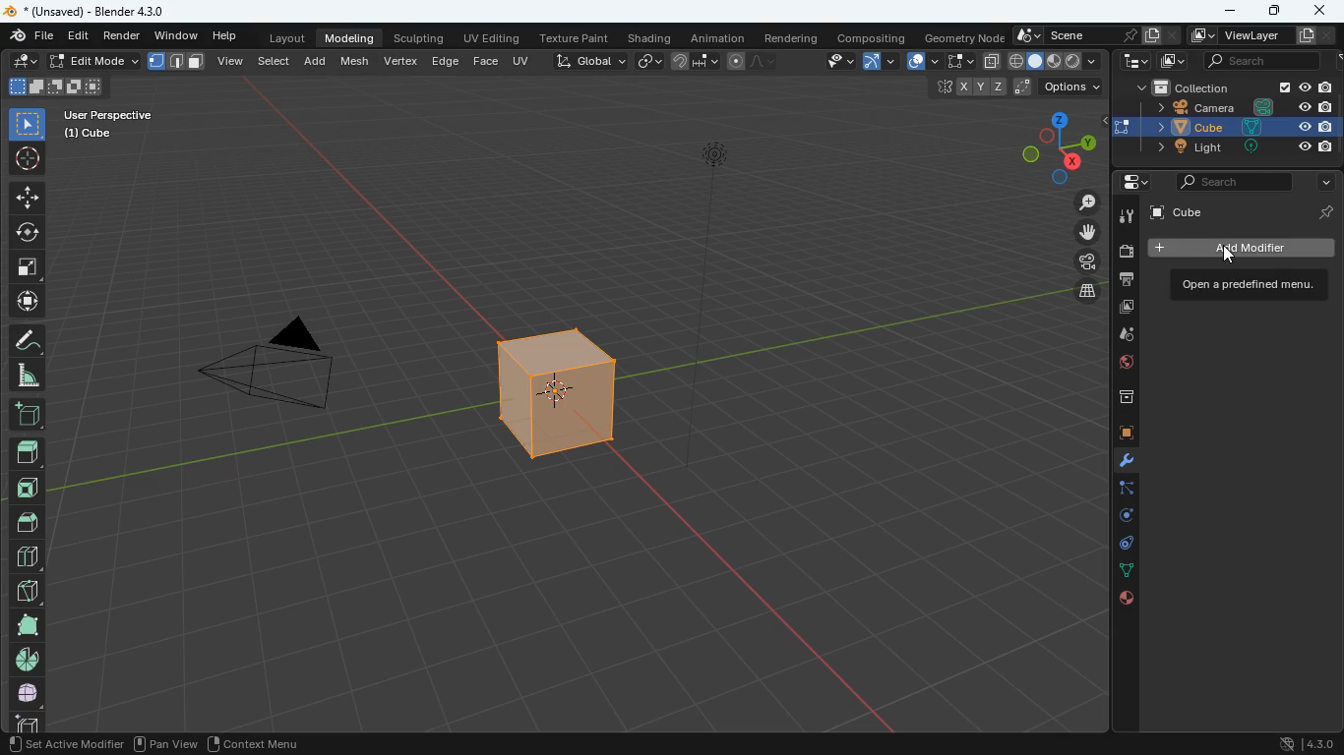  I want to click on maximize, so click(1275, 11).